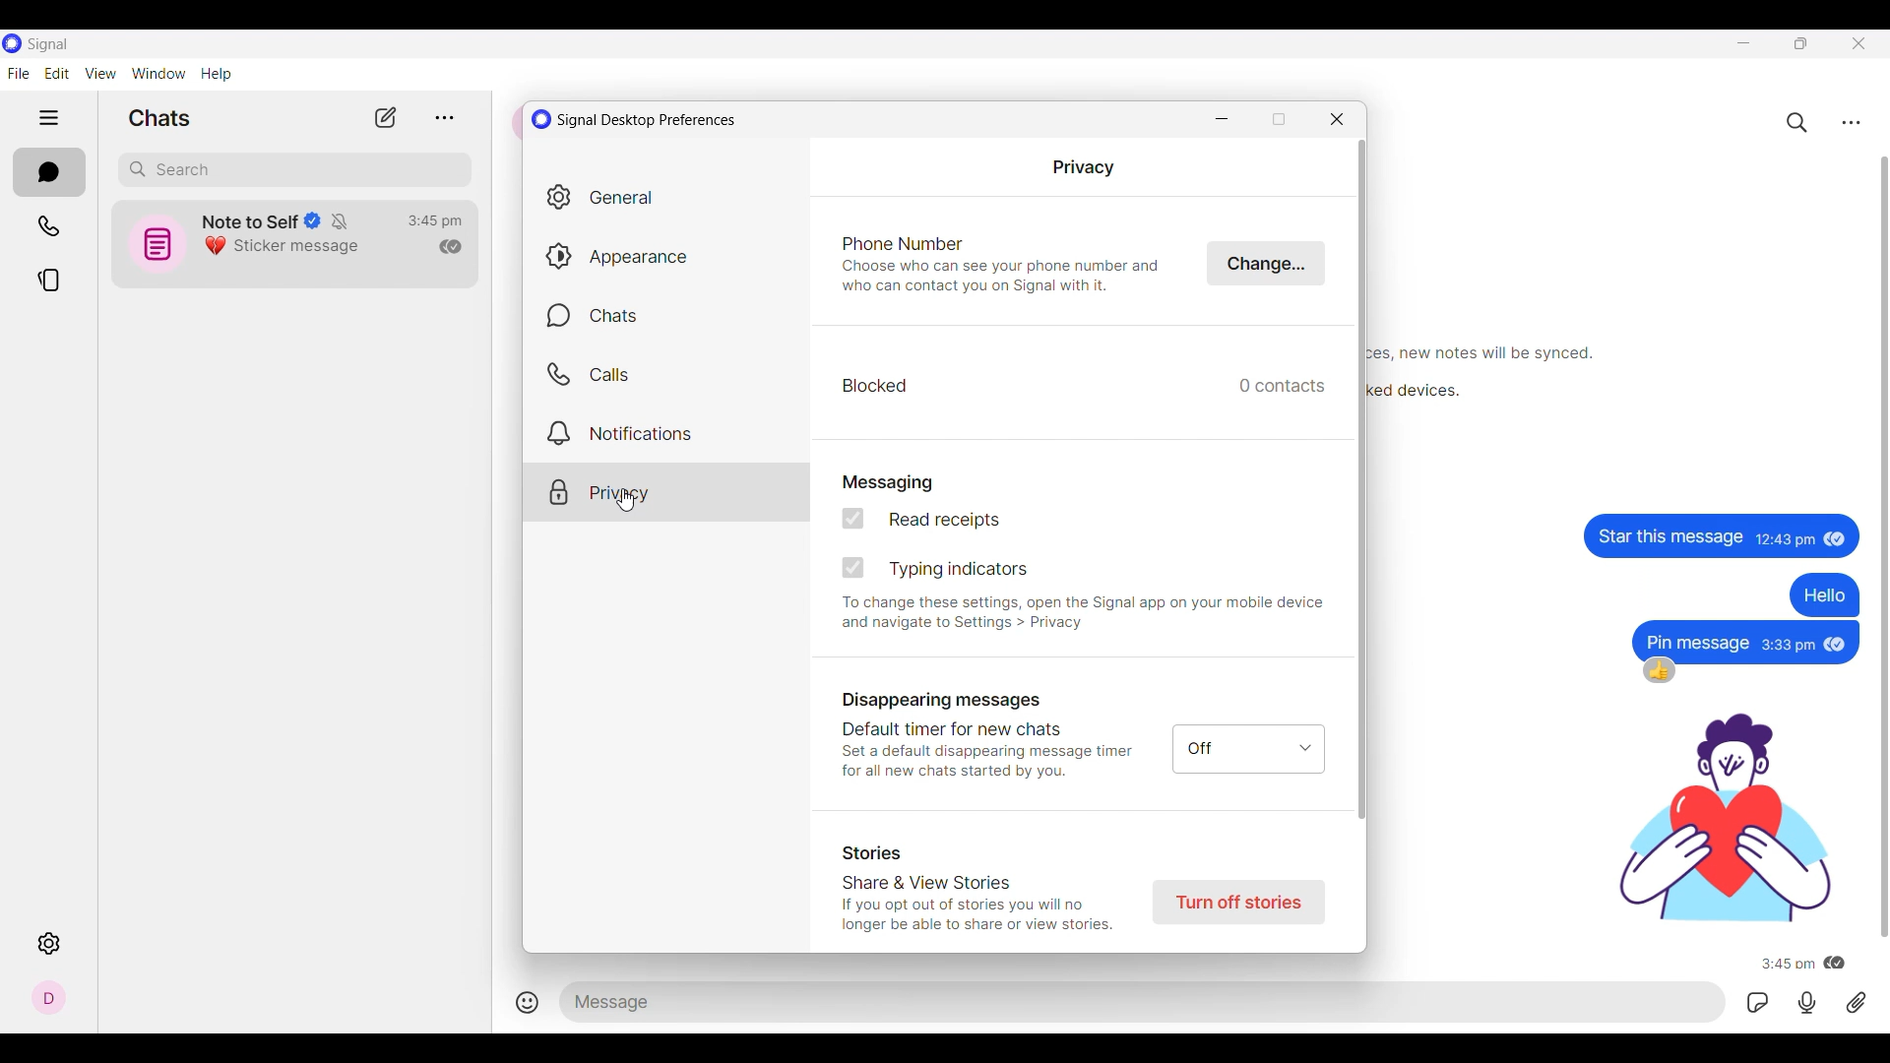  Describe the element at coordinates (1800, 43) in the screenshot. I see `Restore down` at that location.